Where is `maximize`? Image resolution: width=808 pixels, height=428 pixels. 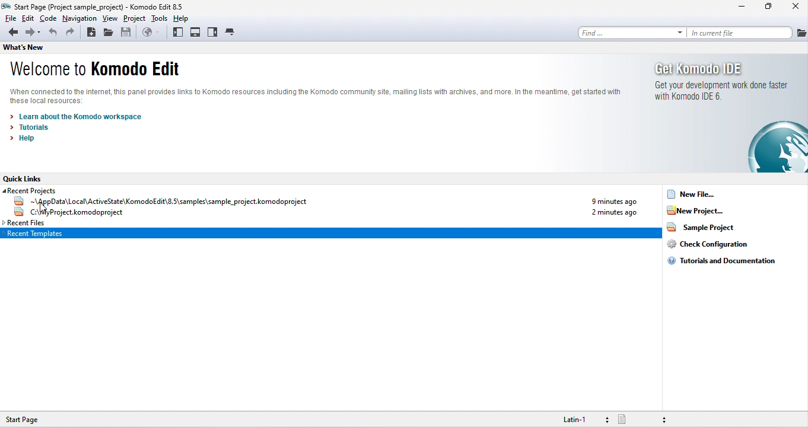
maximize is located at coordinates (767, 8).